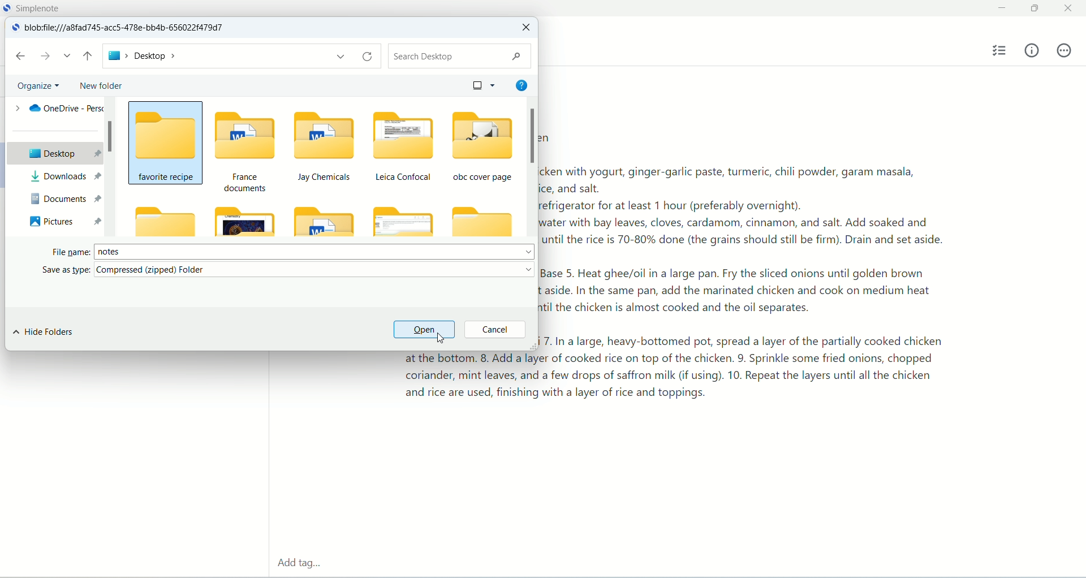  What do you see at coordinates (41, 8) in the screenshot?
I see `simplenote` at bounding box center [41, 8].